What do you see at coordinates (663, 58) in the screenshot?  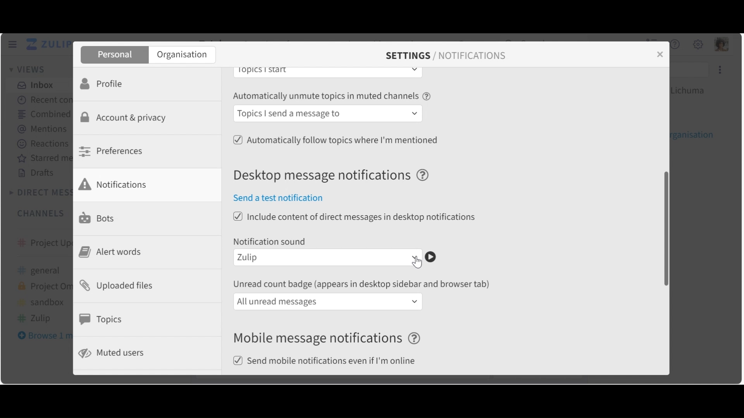 I see `close` at bounding box center [663, 58].